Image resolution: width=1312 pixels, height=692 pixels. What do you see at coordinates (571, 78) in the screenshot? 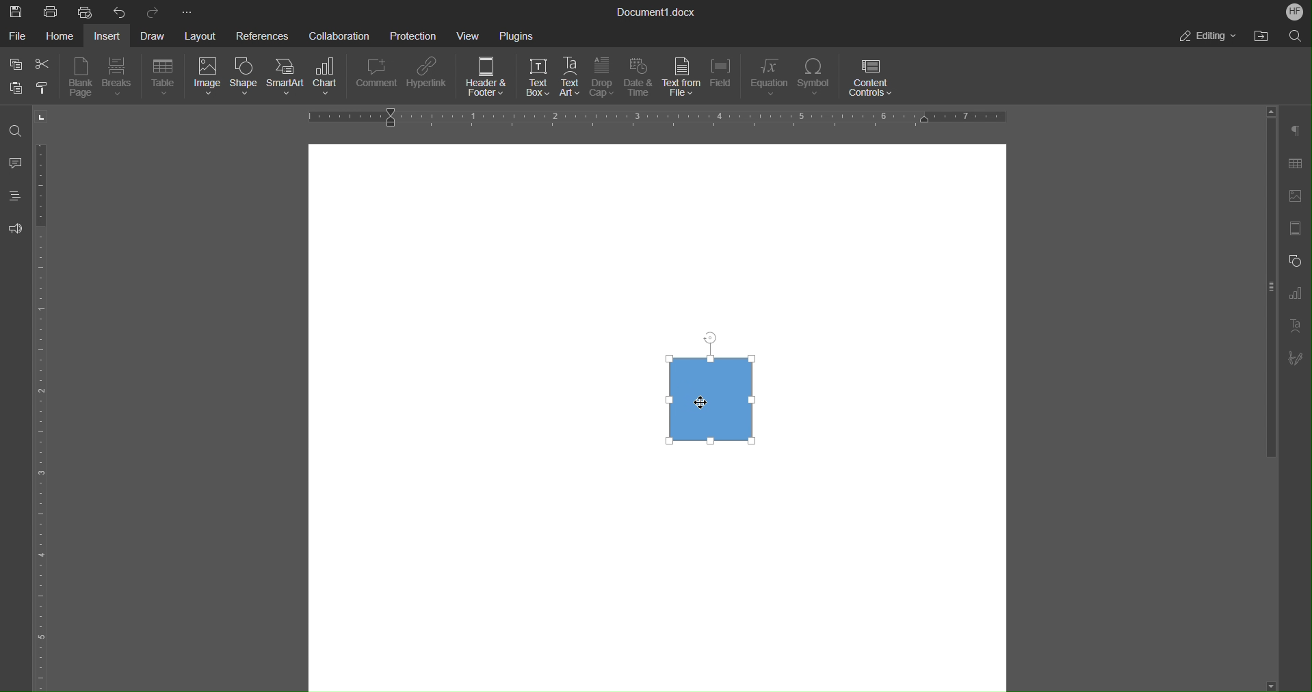
I see `Text Art` at bounding box center [571, 78].